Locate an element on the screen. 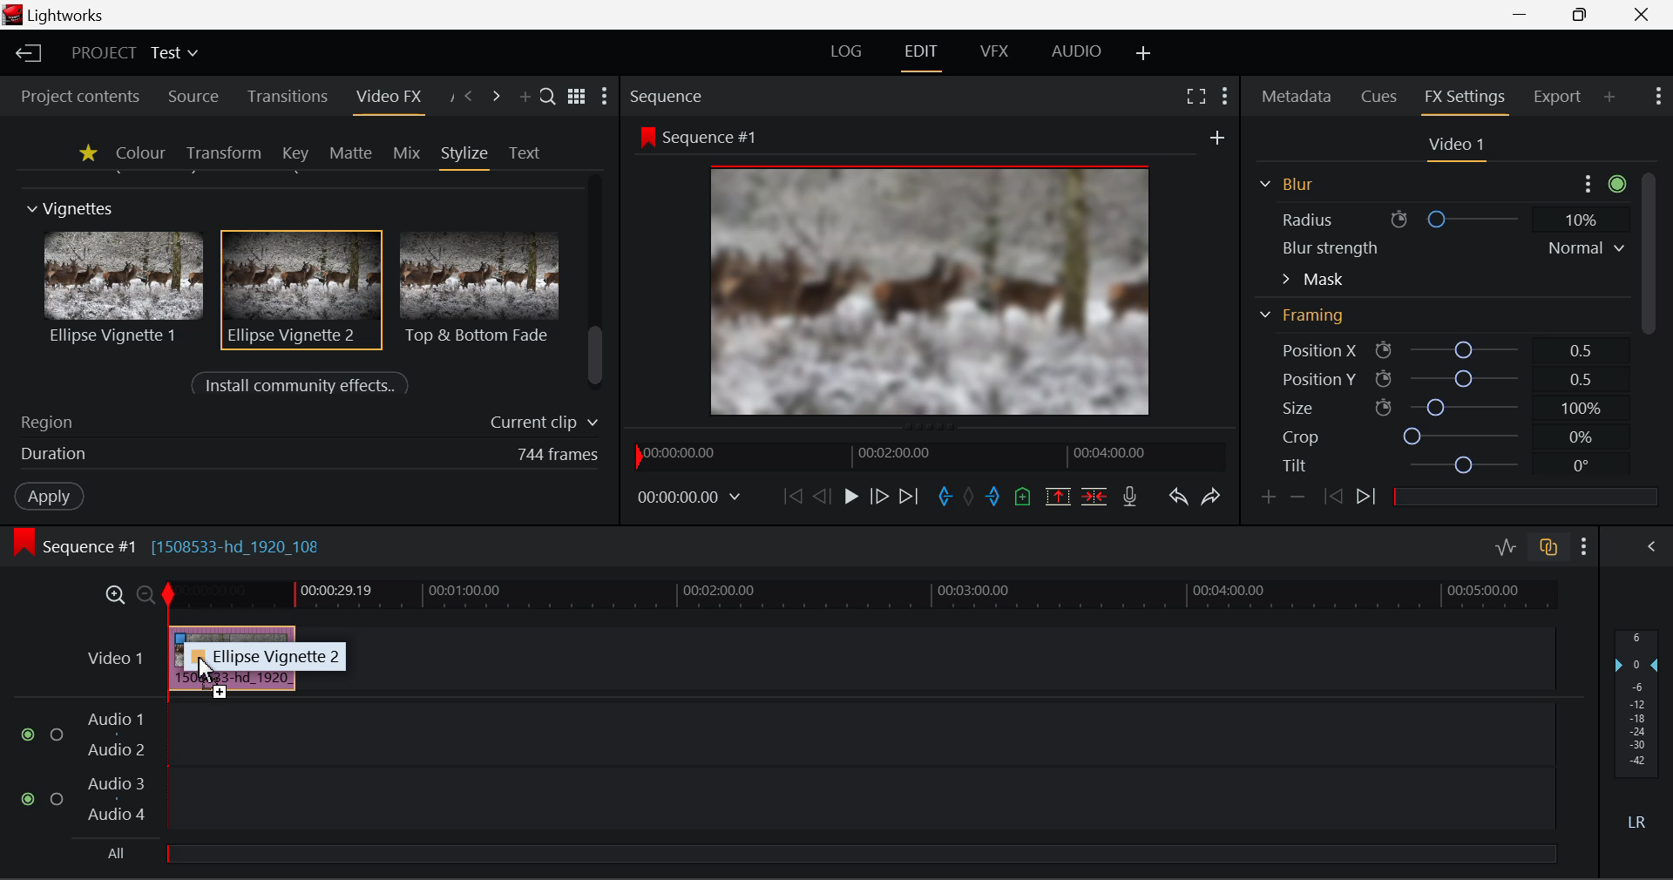 The image size is (1673, 880). Remove keyframe is located at coordinates (1297, 496).